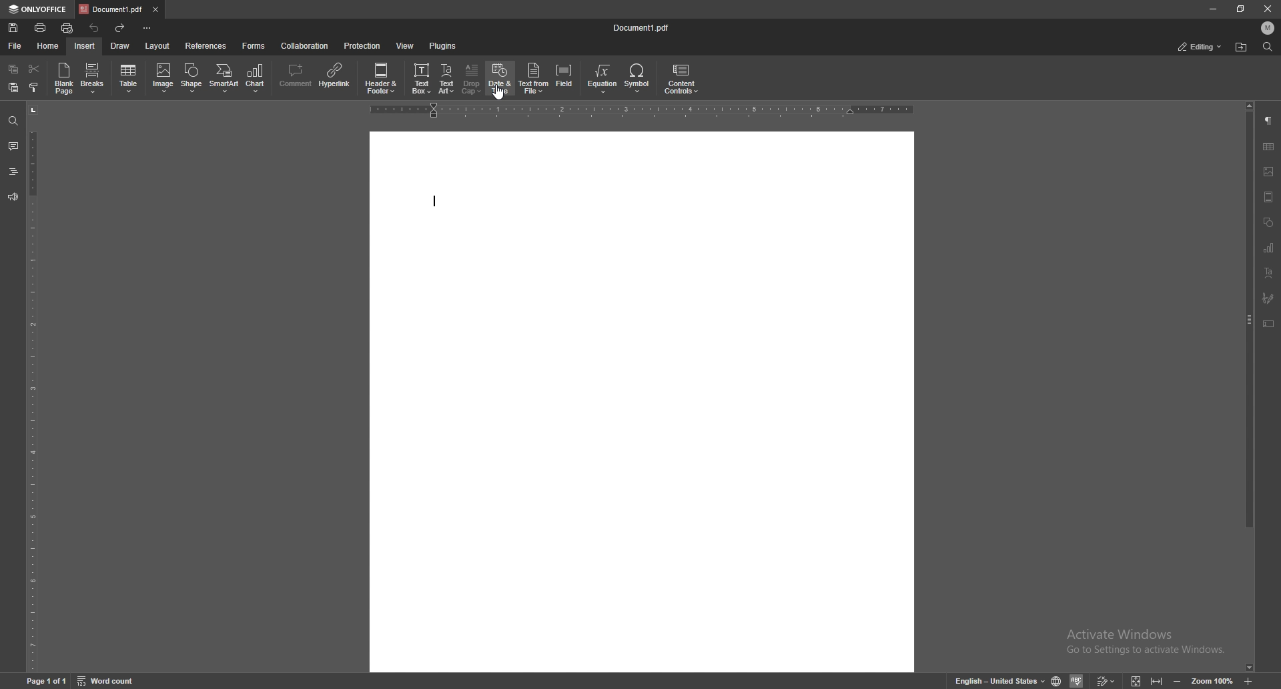 Image resolution: width=1281 pixels, height=689 pixels. Describe the element at coordinates (496, 95) in the screenshot. I see `cursor` at that location.